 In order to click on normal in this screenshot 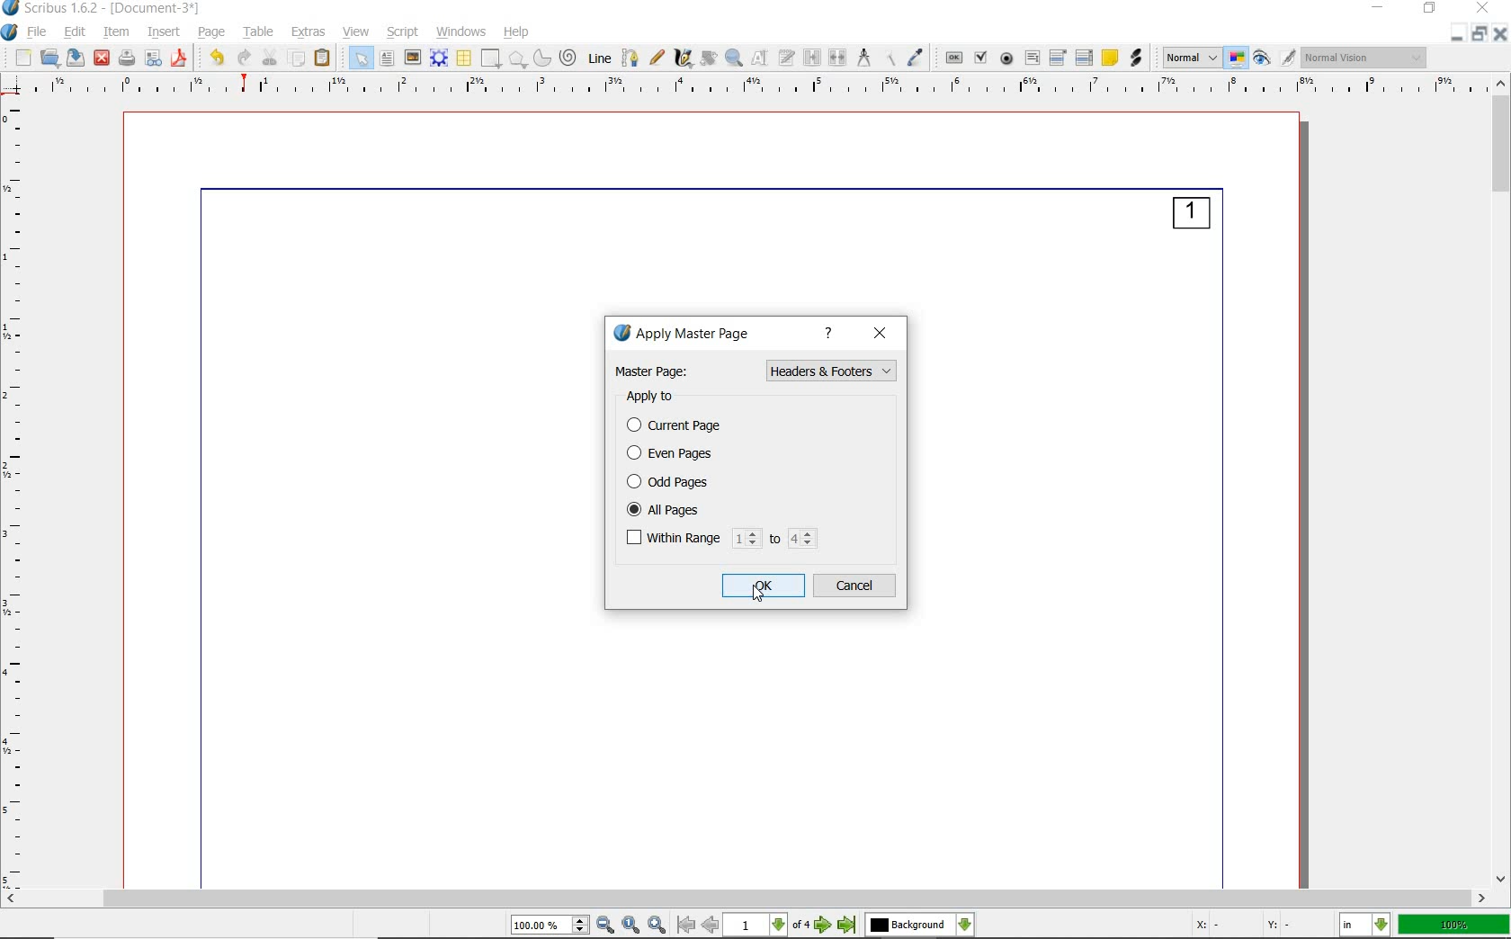, I will do `click(834, 406)`.